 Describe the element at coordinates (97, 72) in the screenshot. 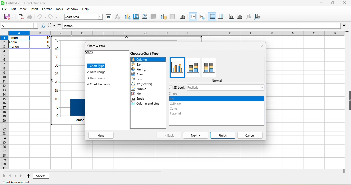

I see `data range` at that location.